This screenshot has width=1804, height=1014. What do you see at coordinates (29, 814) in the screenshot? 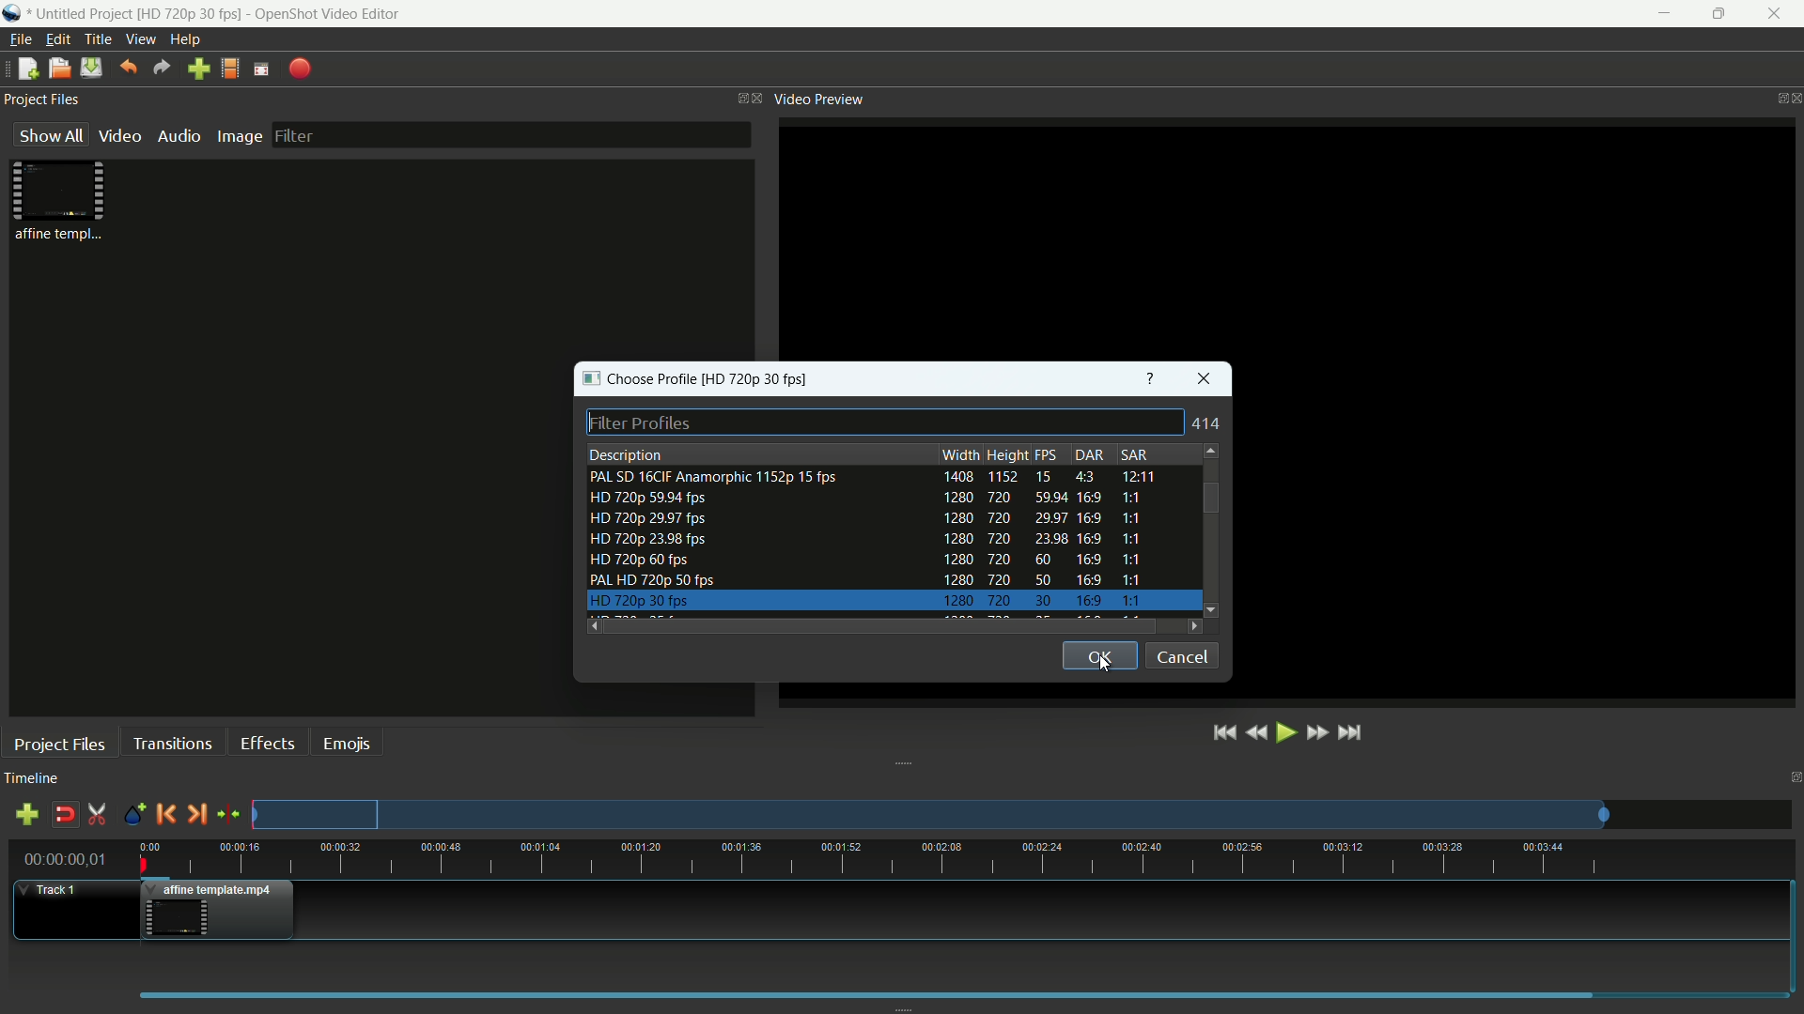
I see `add track` at bounding box center [29, 814].